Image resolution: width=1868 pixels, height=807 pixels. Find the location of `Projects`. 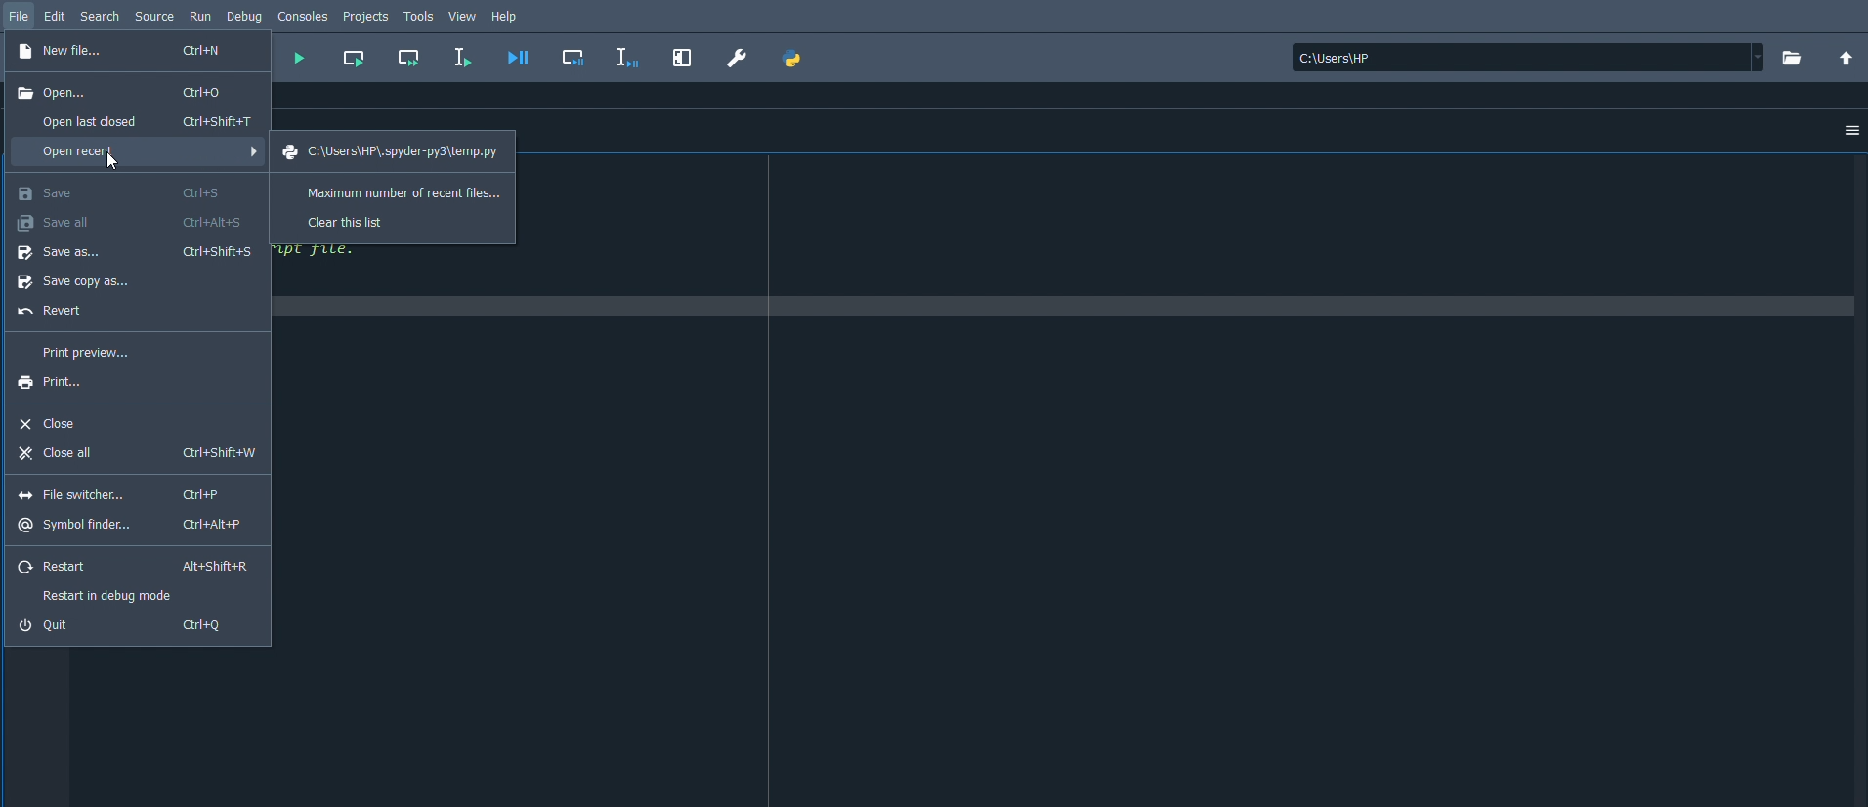

Projects is located at coordinates (367, 17).